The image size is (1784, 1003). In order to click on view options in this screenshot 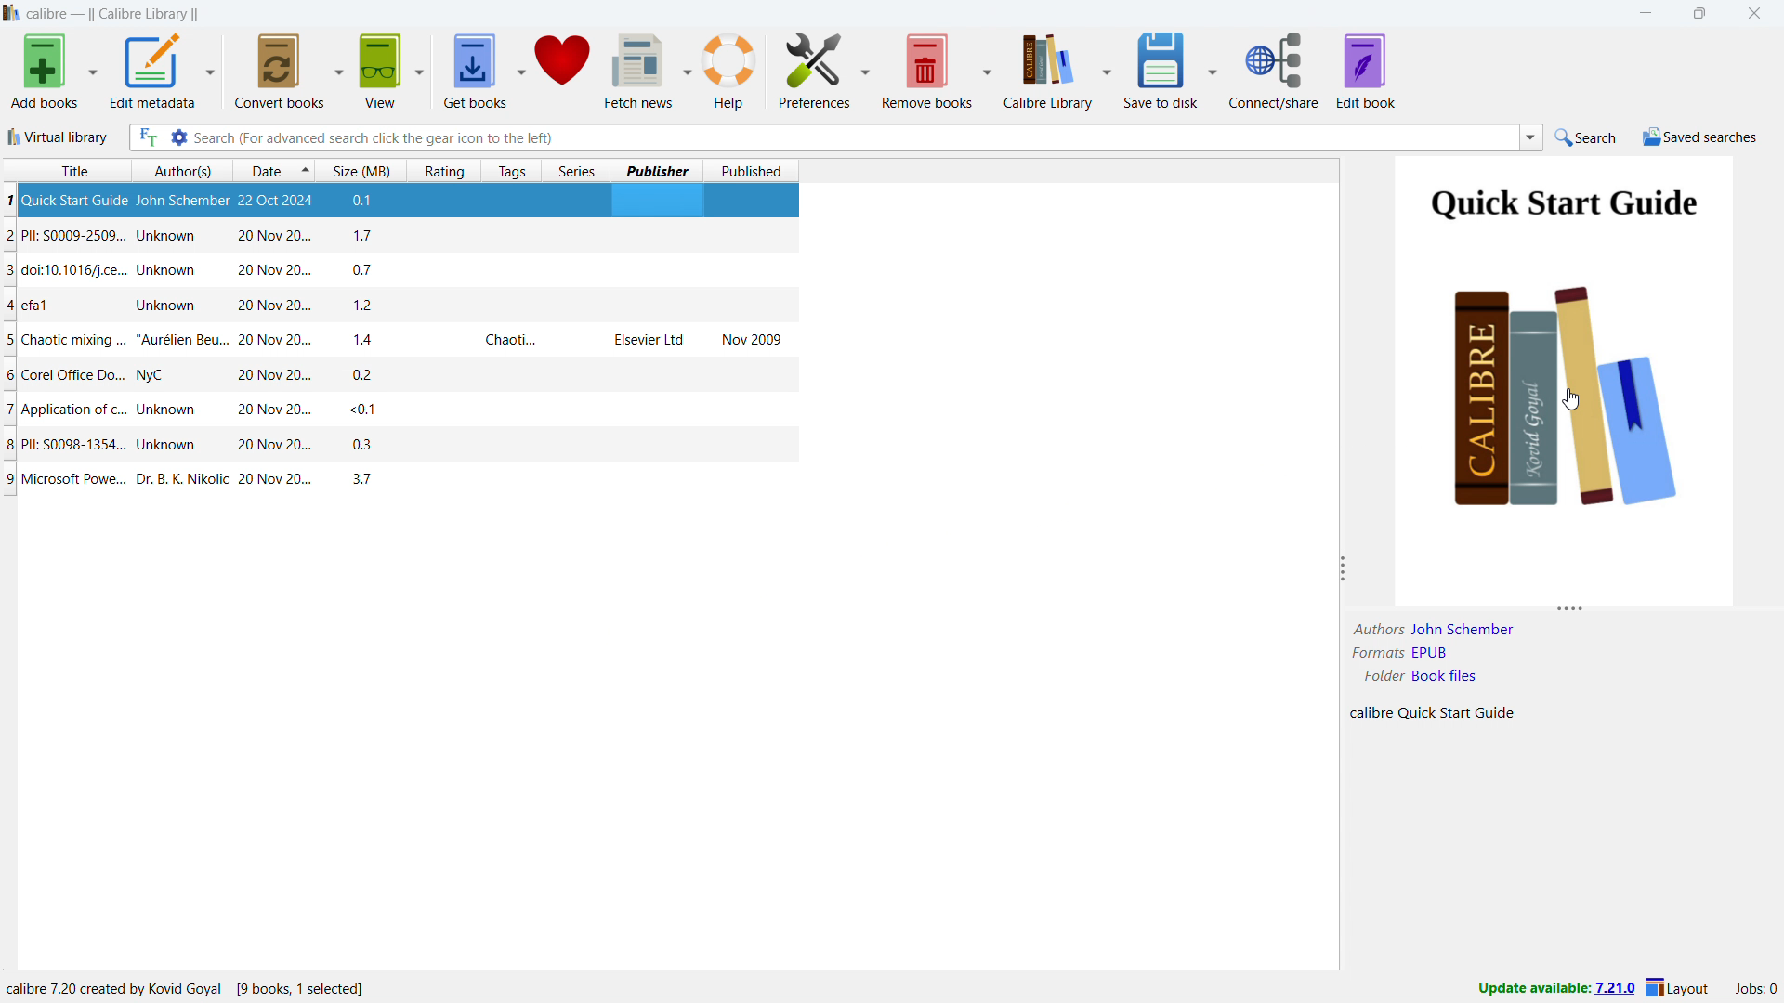, I will do `click(419, 71)`.